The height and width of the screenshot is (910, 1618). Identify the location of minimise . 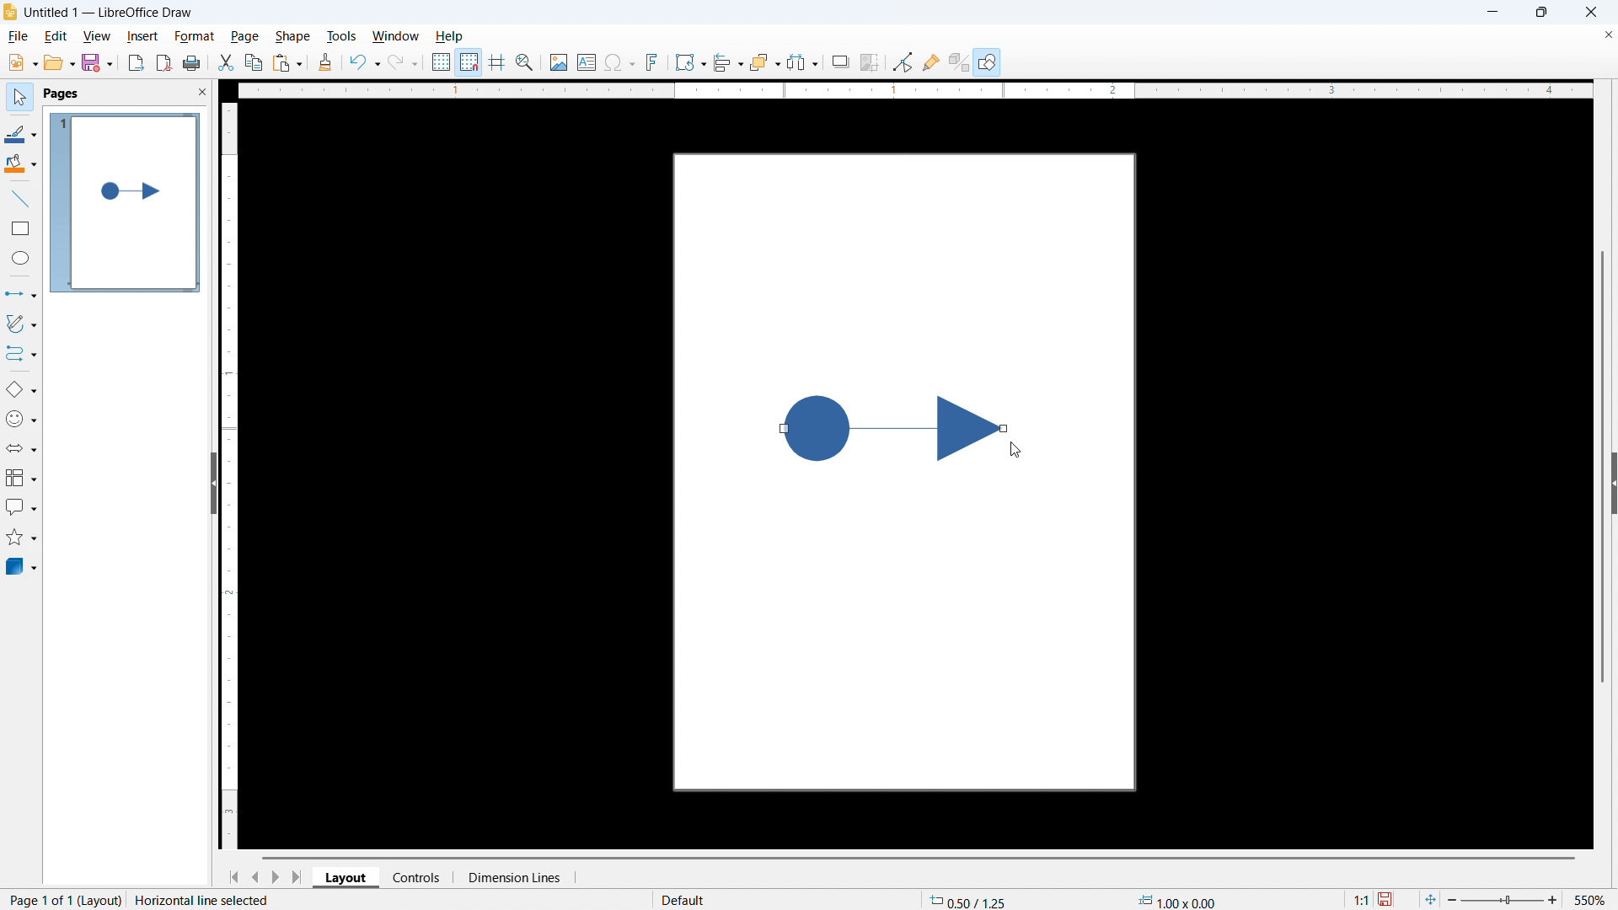
(1492, 12).